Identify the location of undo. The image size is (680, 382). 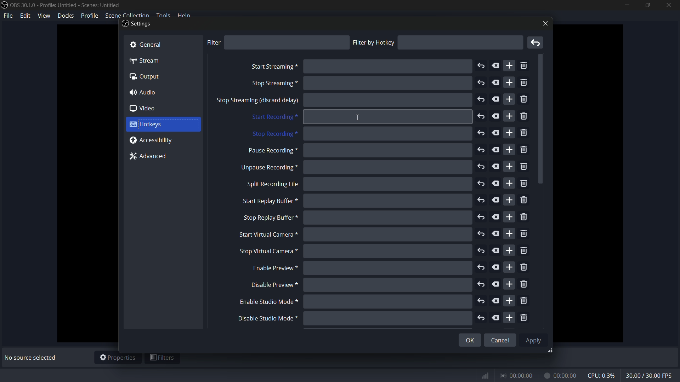
(483, 318).